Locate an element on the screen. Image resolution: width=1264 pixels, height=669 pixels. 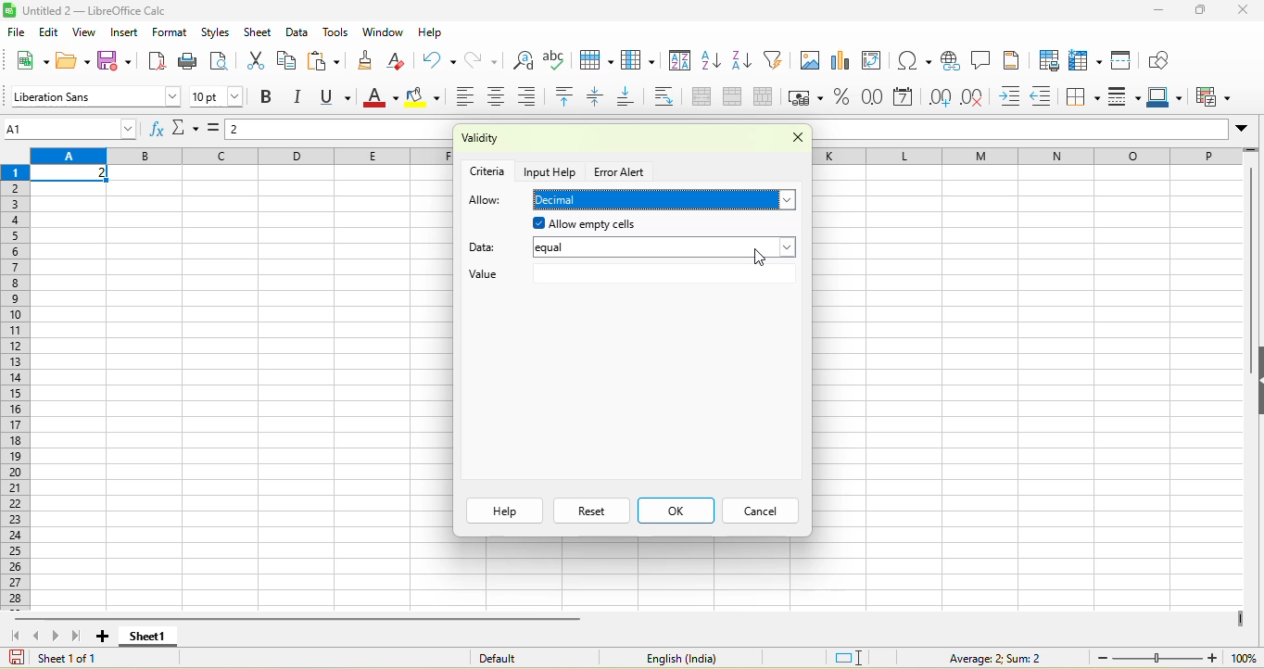
cut is located at coordinates (253, 62).